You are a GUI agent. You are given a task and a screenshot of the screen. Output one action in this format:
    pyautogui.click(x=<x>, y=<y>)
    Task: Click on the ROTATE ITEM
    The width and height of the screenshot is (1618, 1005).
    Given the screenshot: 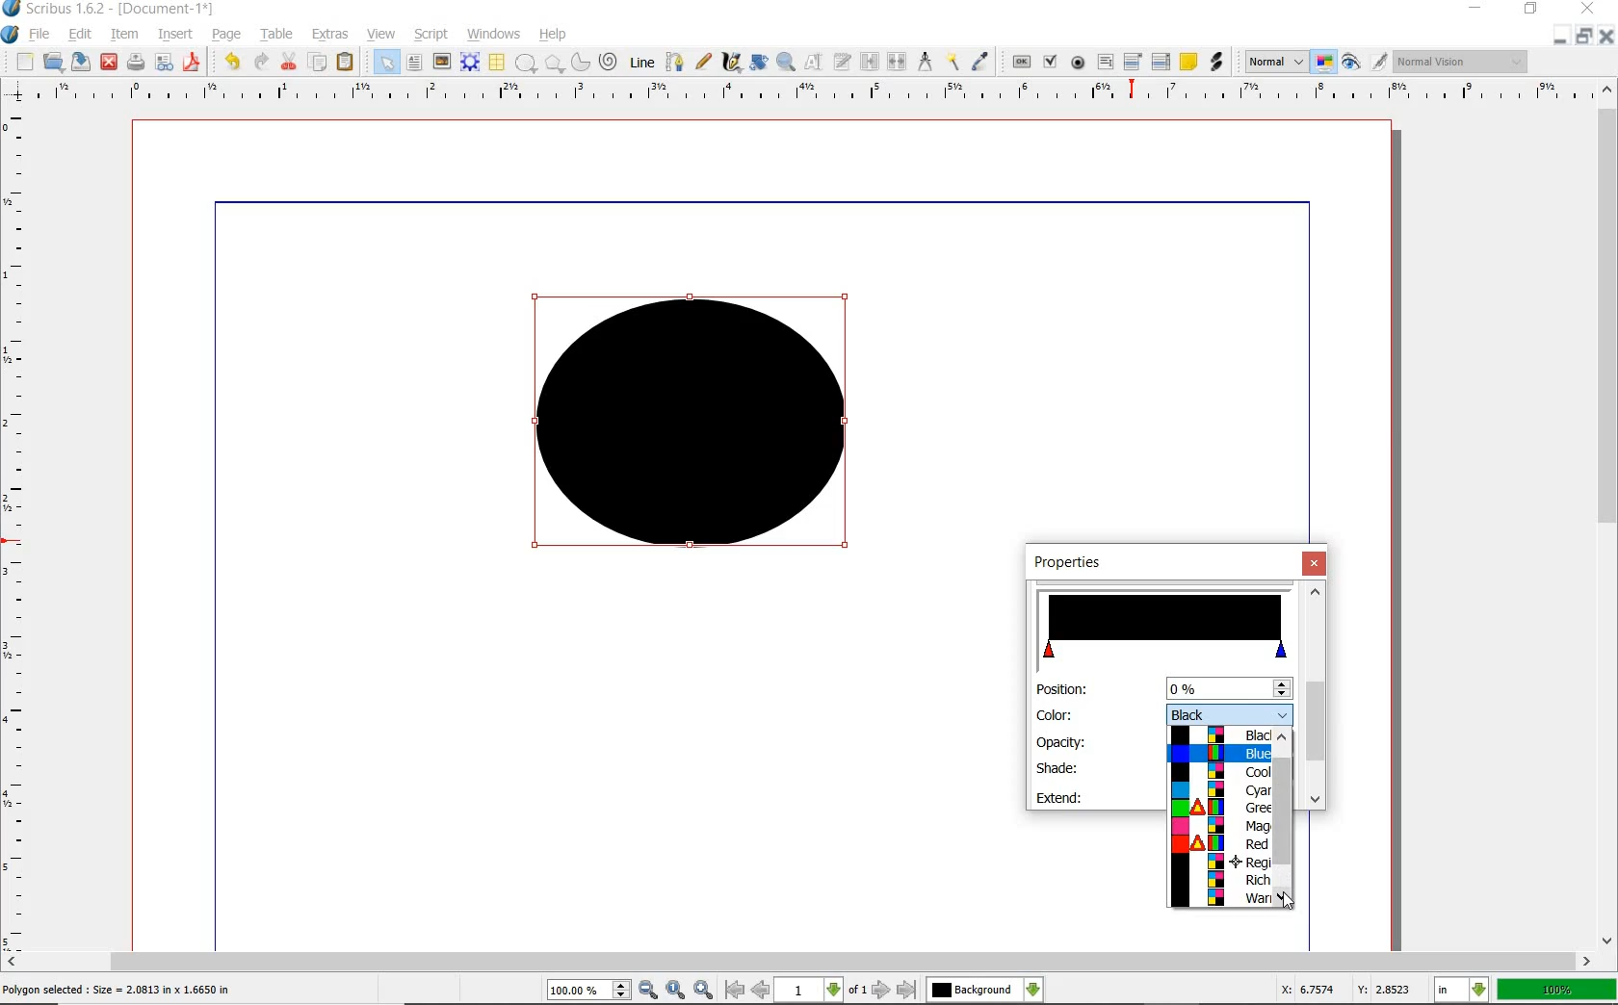 What is the action you would take?
    pyautogui.click(x=757, y=61)
    